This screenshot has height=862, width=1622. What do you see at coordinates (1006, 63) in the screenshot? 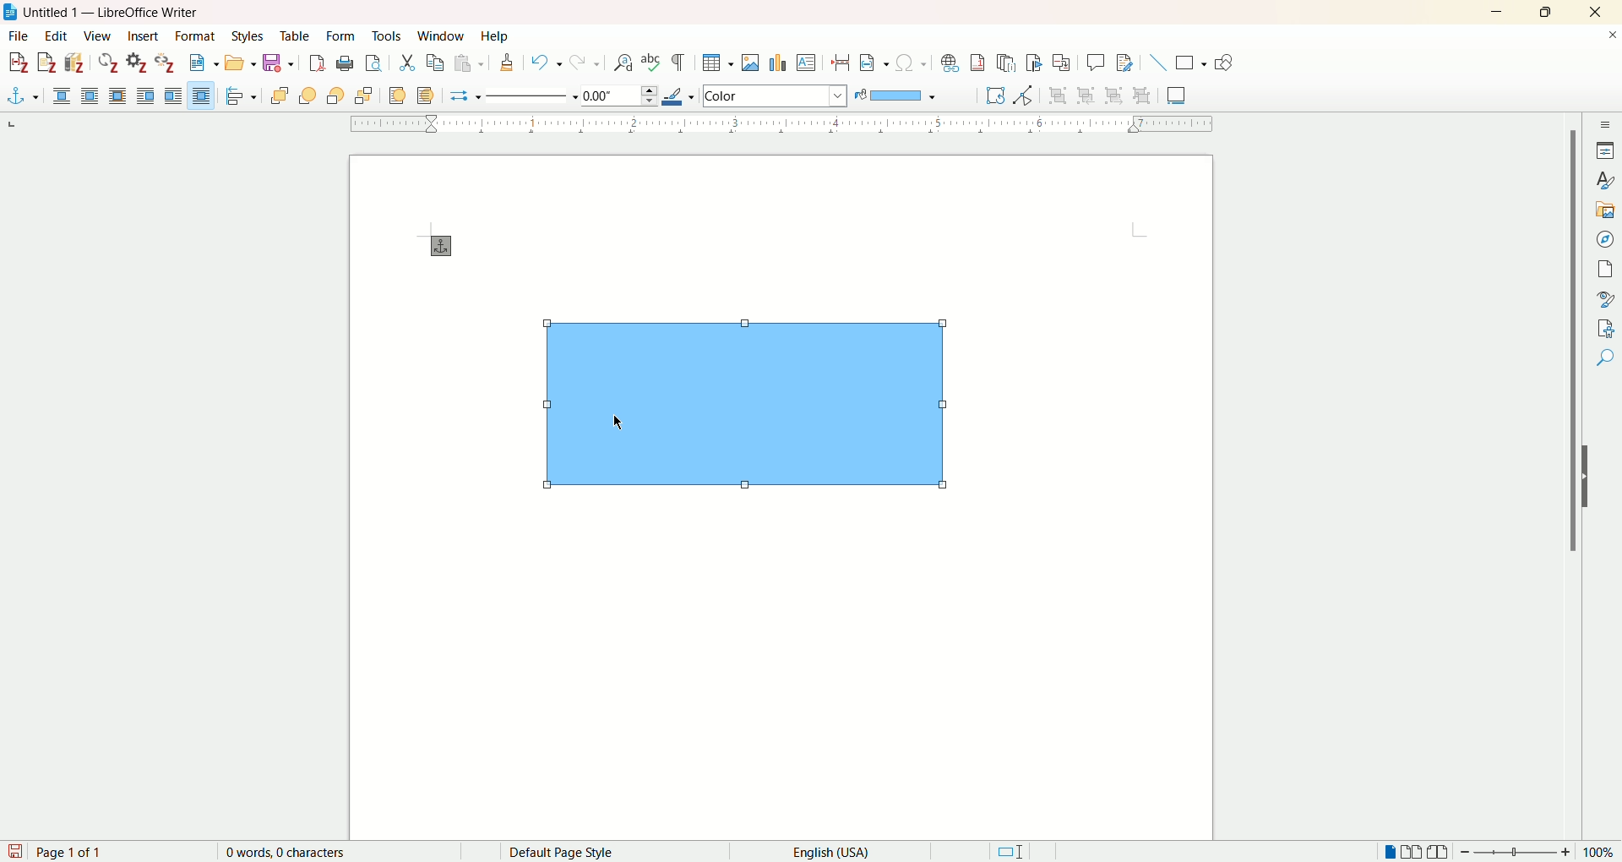
I see `insert endnote` at bounding box center [1006, 63].